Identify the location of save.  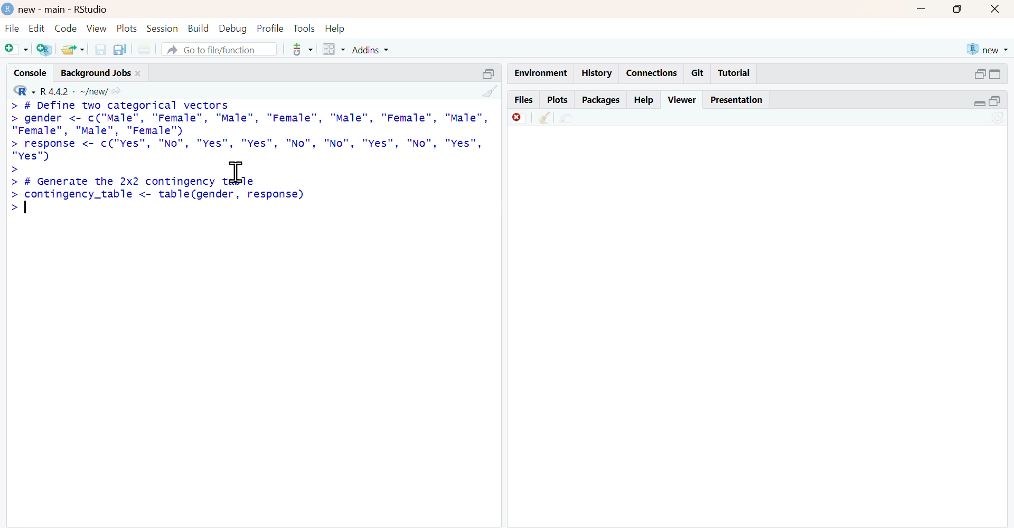
(100, 50).